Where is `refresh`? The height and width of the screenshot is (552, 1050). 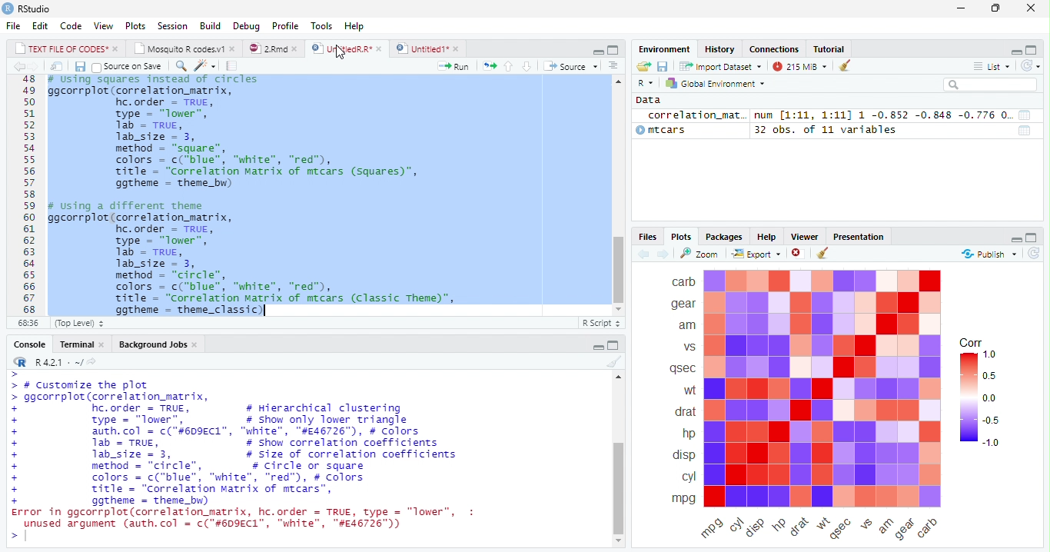
refresh is located at coordinates (1035, 255).